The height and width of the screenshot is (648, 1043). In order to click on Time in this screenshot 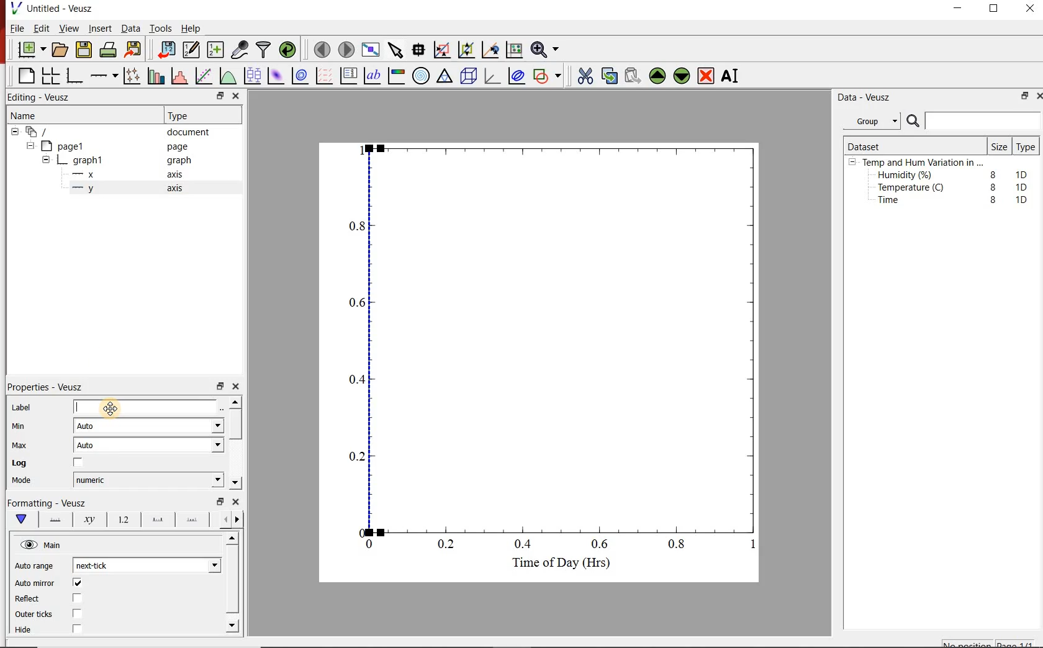, I will do `click(895, 203)`.